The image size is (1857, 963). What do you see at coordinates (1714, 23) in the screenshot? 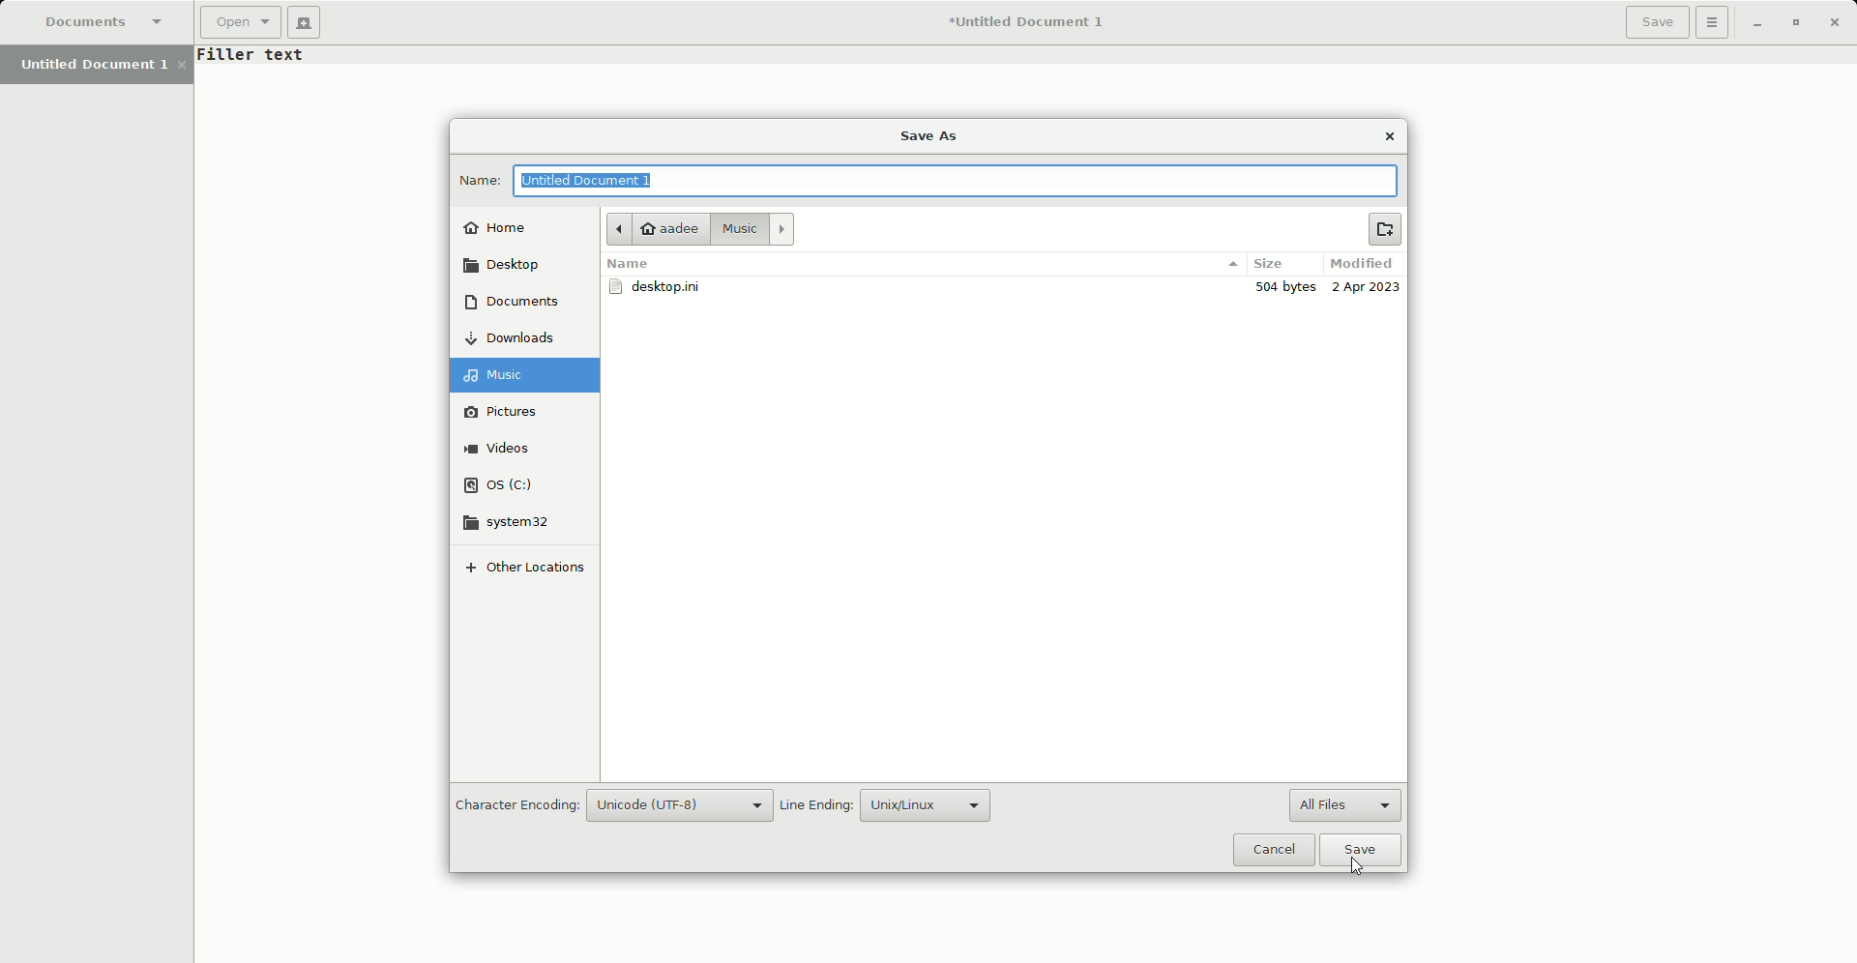
I see `Options` at bounding box center [1714, 23].